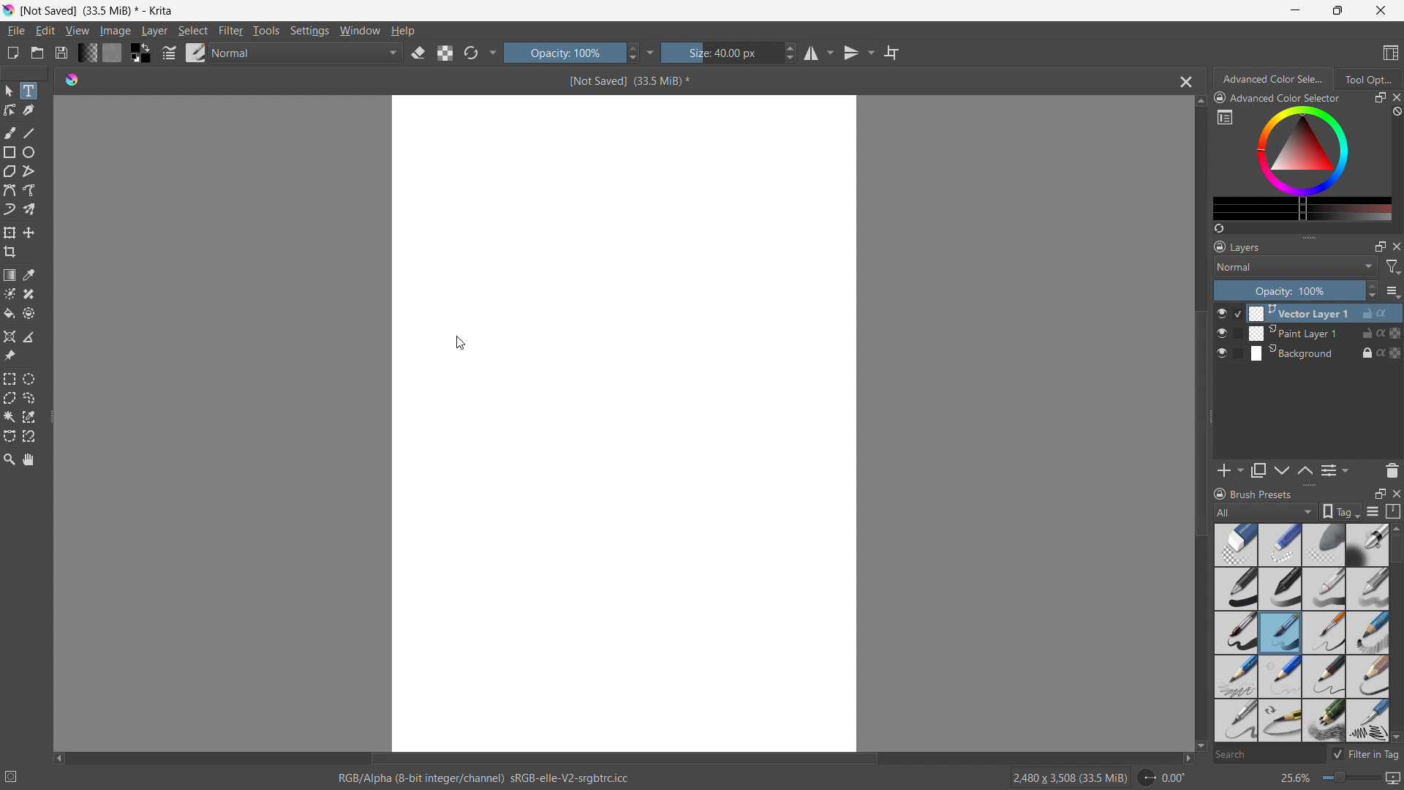 This screenshot has height=790, width=1404. Describe the element at coordinates (10, 210) in the screenshot. I see `dynamic brush tool` at that location.